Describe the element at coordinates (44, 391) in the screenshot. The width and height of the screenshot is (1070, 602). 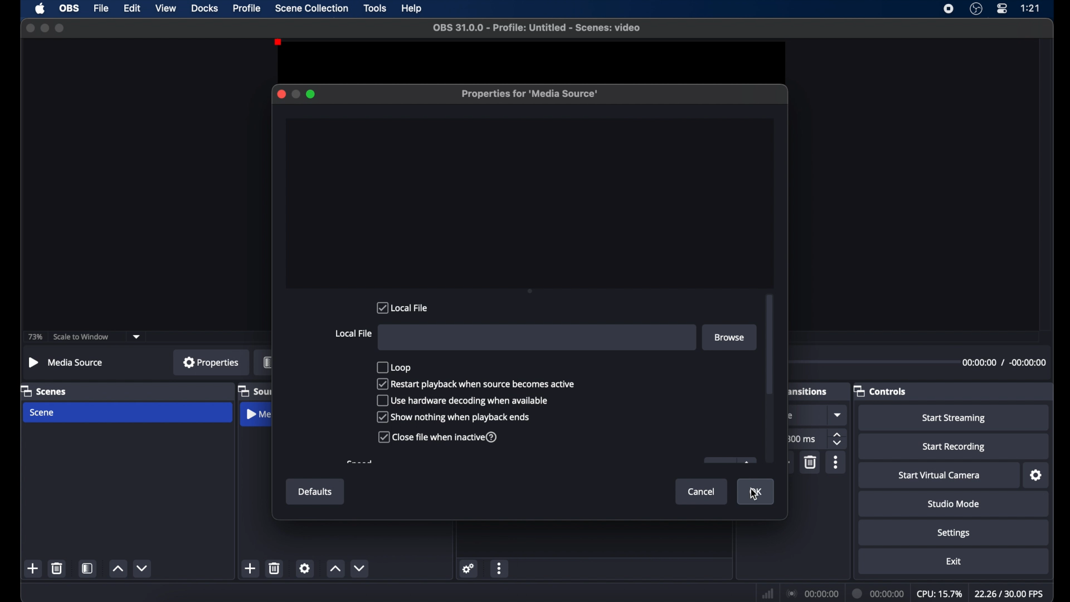
I see `scenes` at that location.